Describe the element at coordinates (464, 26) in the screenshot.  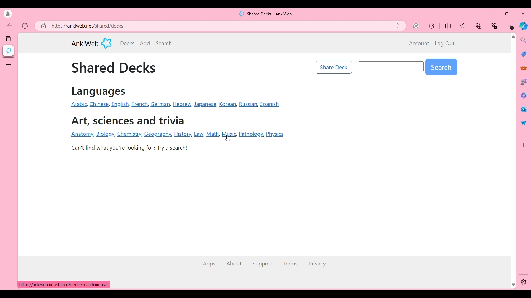
I see `Favorites` at that location.